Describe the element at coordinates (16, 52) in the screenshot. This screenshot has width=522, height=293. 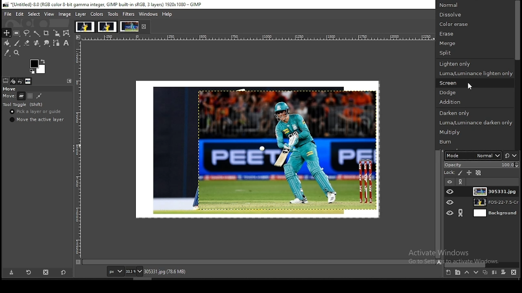
I see `zoom tool` at that location.